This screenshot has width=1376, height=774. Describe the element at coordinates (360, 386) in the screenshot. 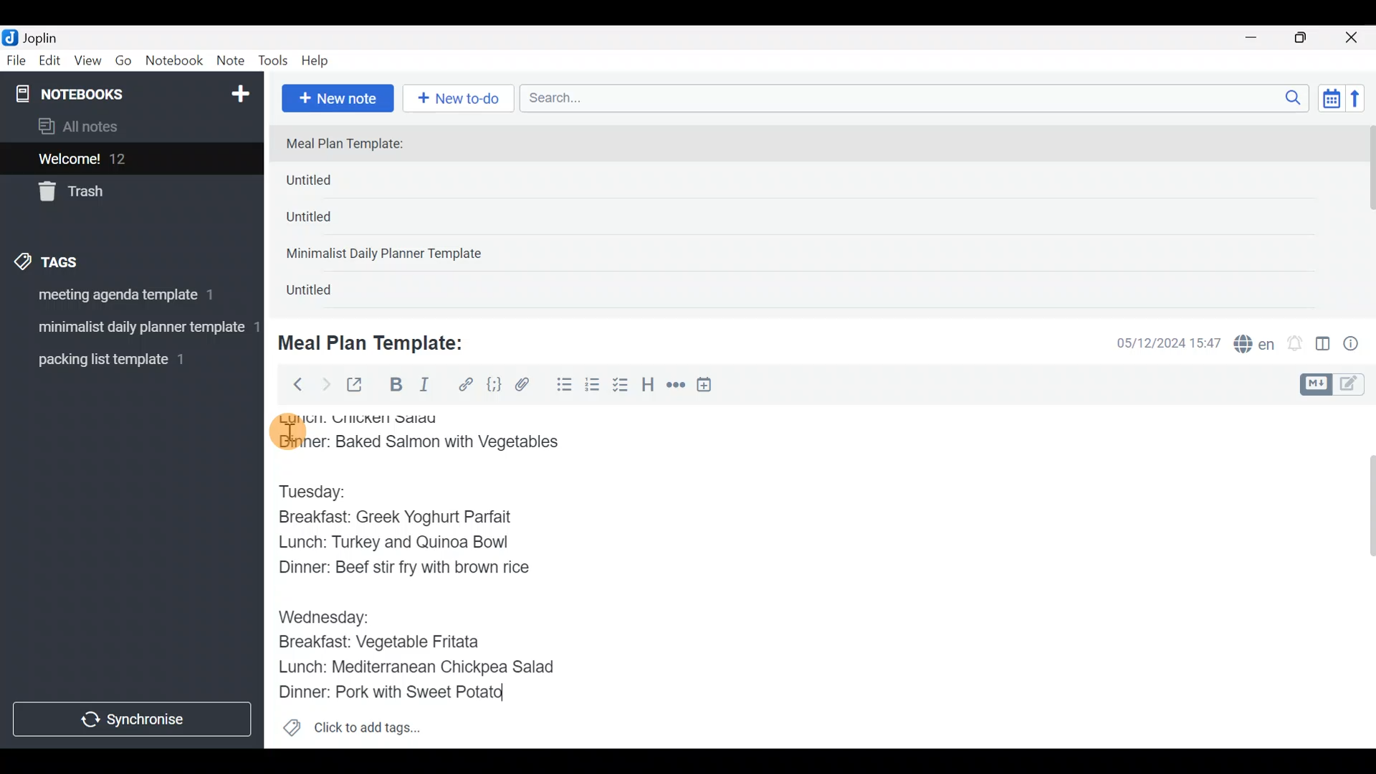

I see `Toggle external editing` at that location.